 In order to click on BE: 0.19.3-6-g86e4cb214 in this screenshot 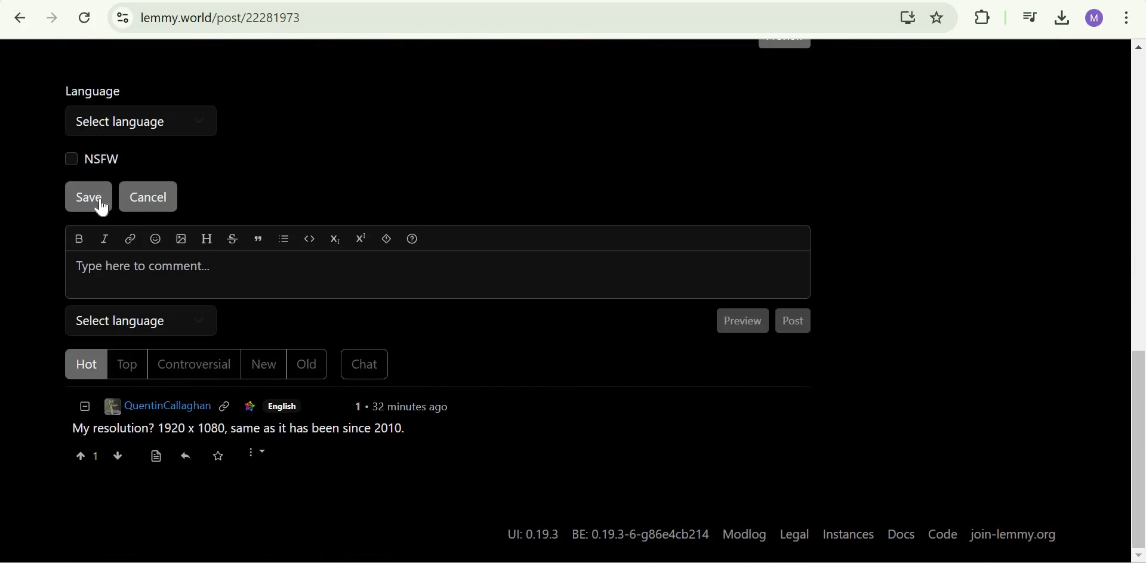, I will do `click(642, 533)`.